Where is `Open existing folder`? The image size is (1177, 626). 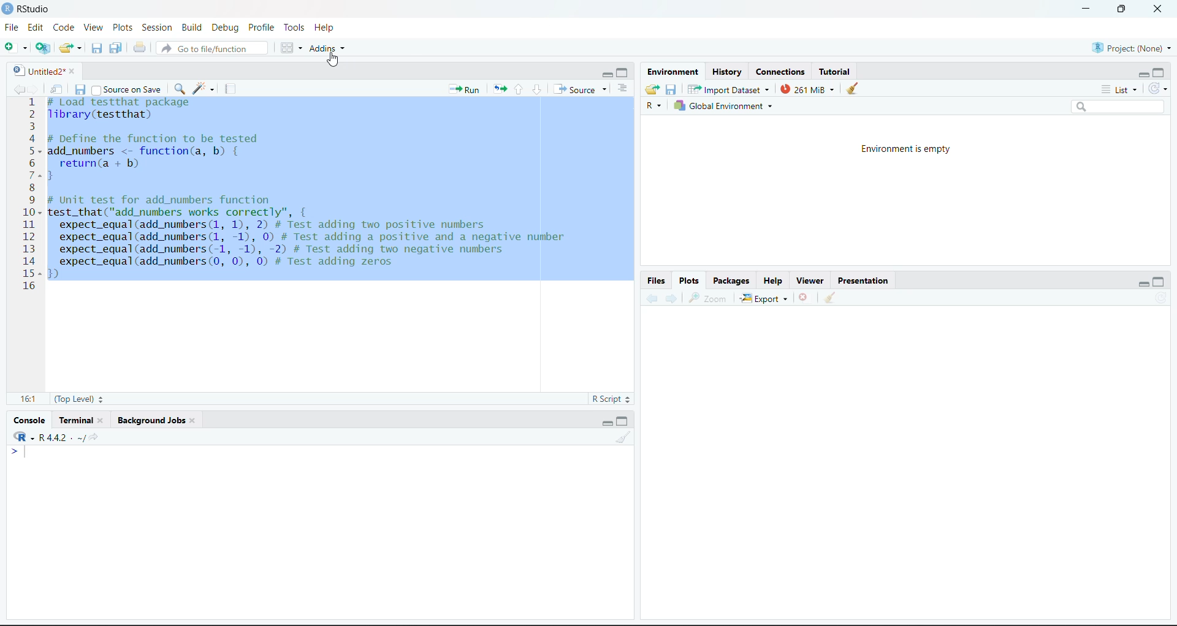
Open existing folder is located at coordinates (69, 48).